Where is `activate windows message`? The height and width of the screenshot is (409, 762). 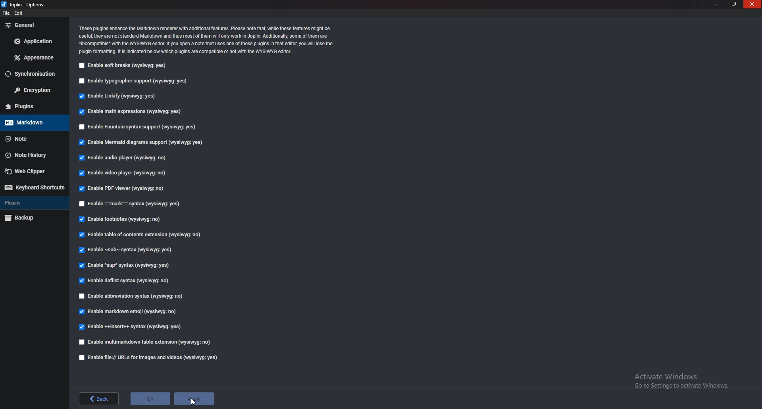
activate windows message is located at coordinates (683, 382).